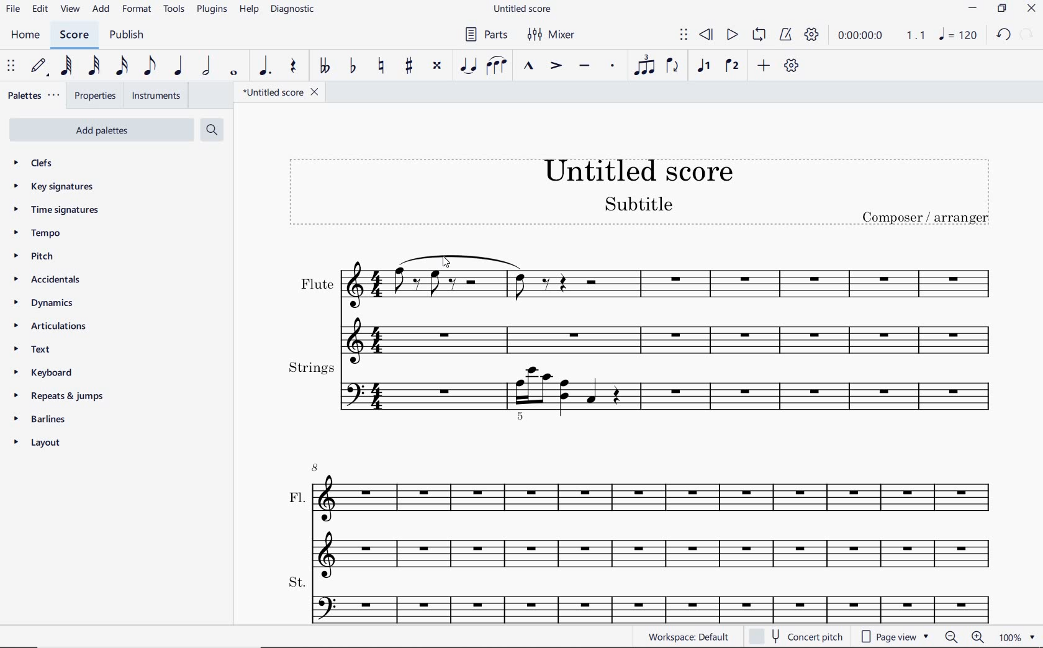 This screenshot has width=1043, height=648. What do you see at coordinates (42, 303) in the screenshot?
I see `dynamics` at bounding box center [42, 303].